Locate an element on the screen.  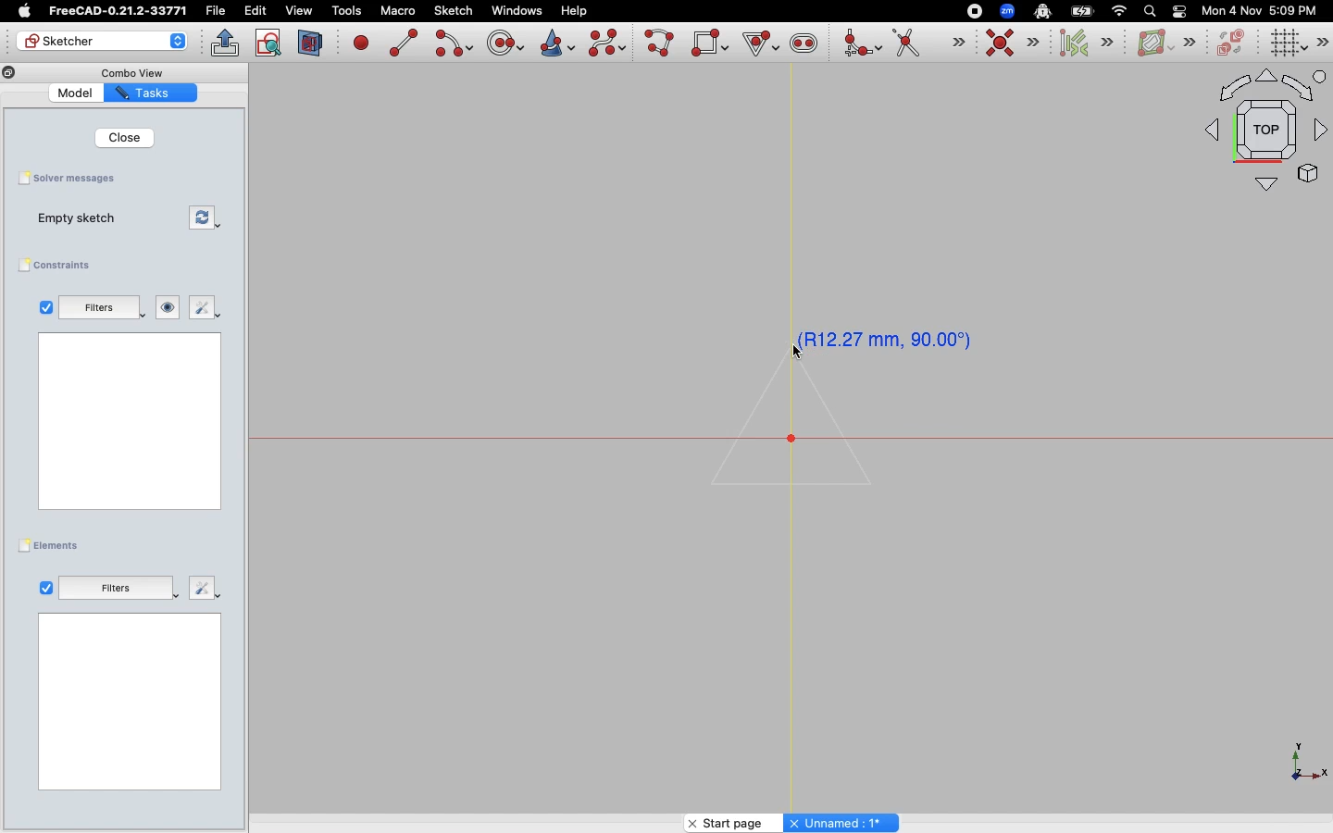
Mon 4 Nov 5:09 PM is located at coordinates (1262, 11).